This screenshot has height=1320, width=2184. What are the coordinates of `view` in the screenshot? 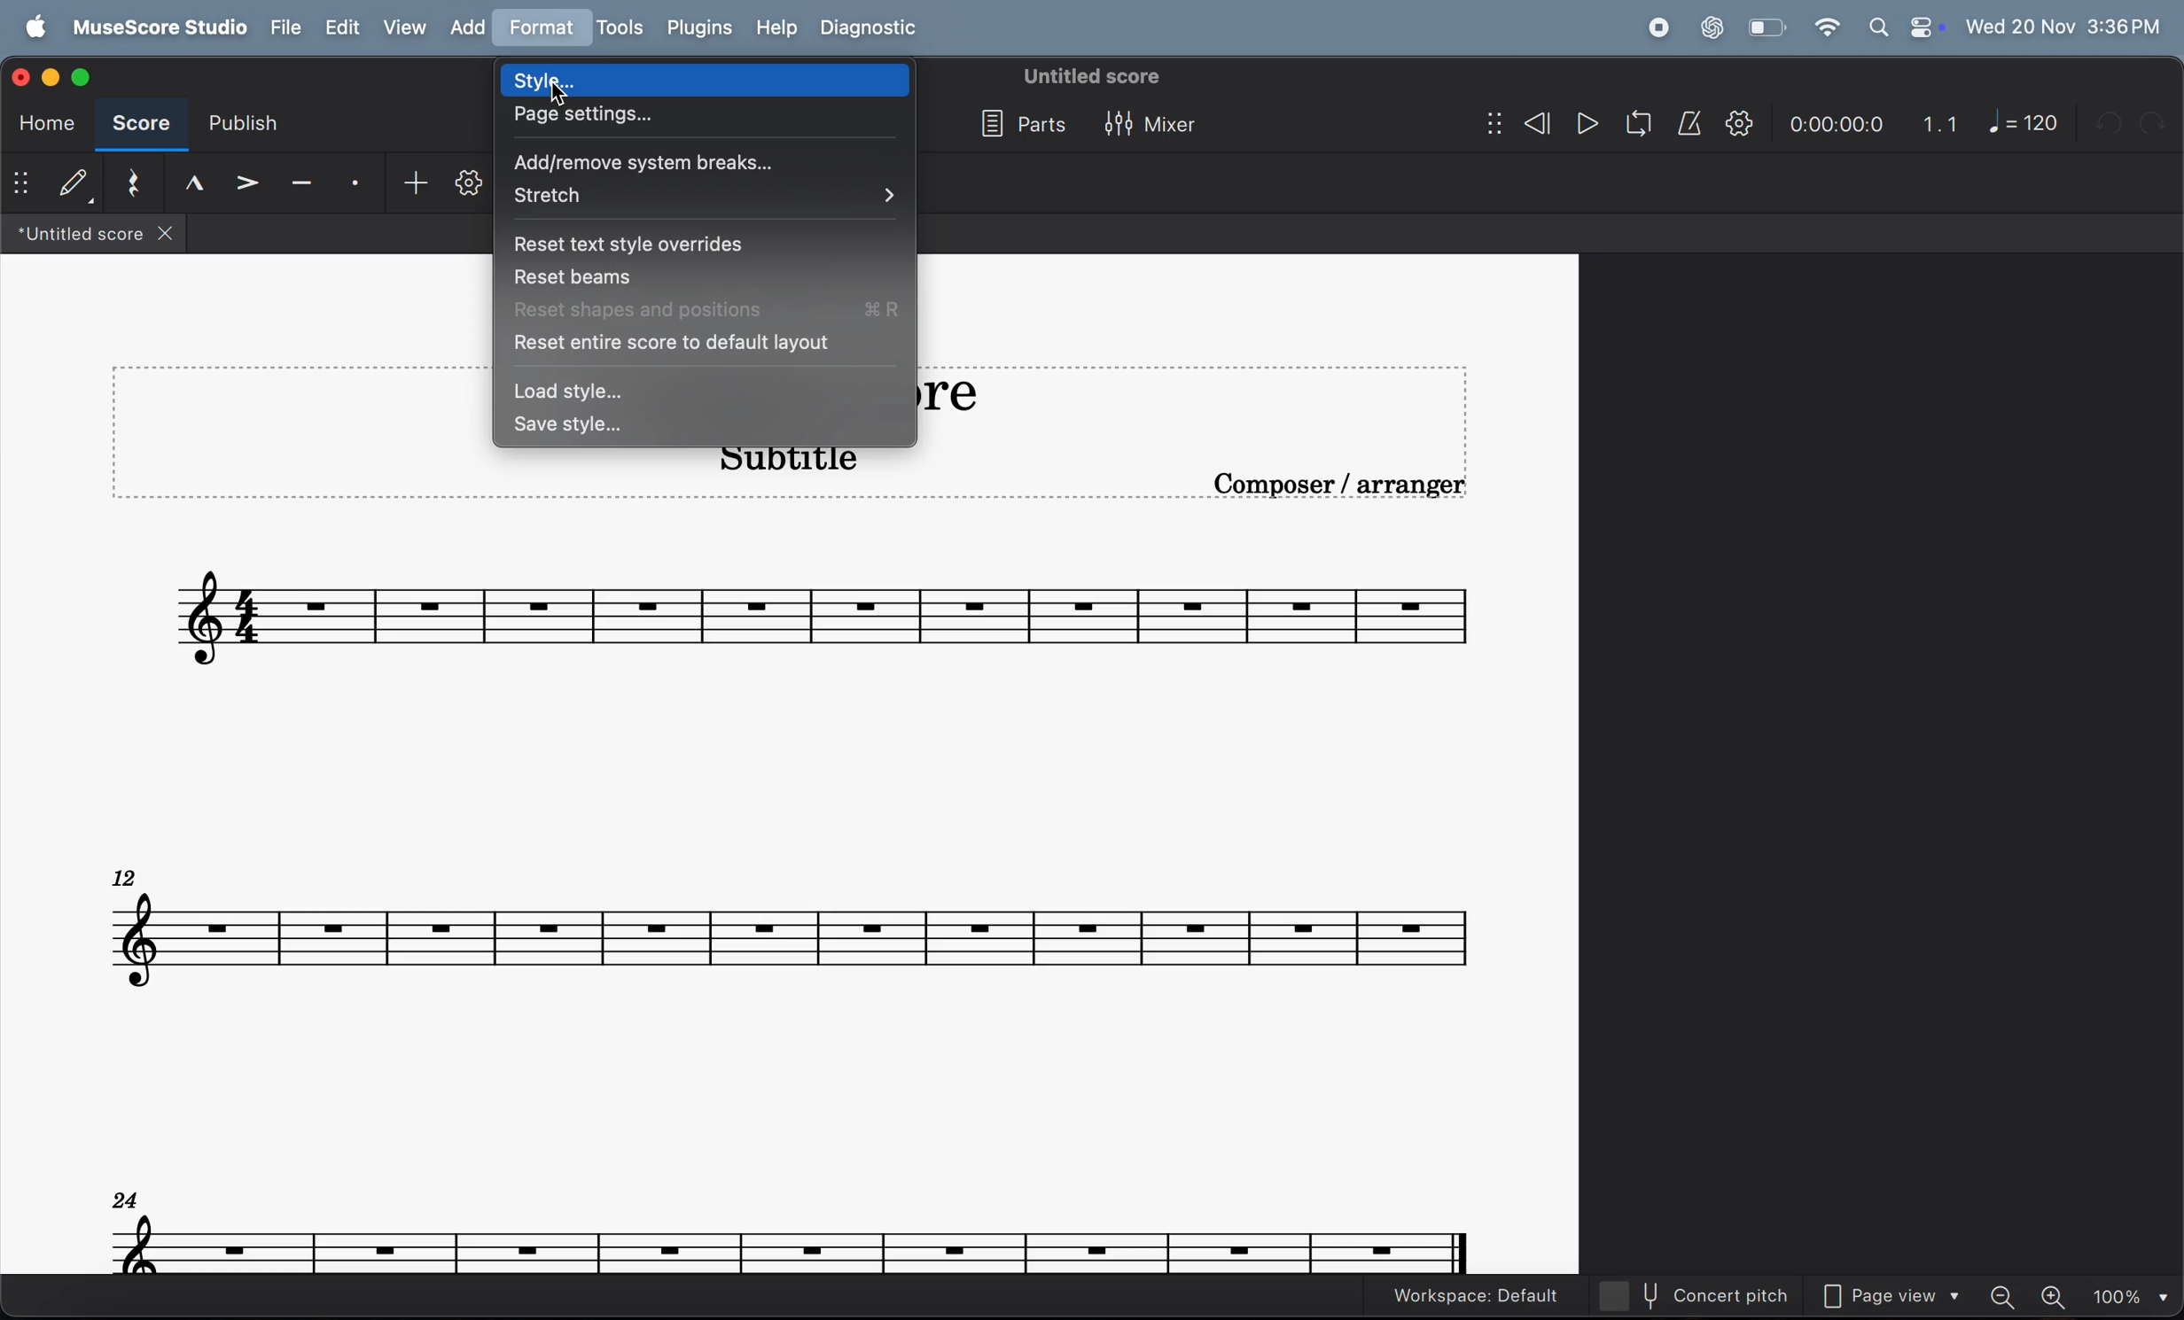 It's located at (407, 27).